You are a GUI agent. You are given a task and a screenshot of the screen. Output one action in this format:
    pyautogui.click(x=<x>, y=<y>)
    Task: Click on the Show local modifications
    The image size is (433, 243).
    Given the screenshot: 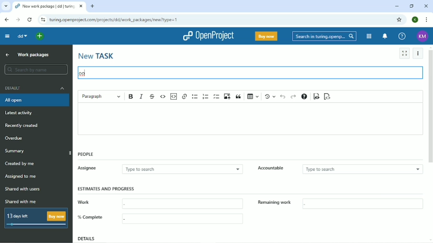 What is the action you would take?
    pyautogui.click(x=269, y=97)
    